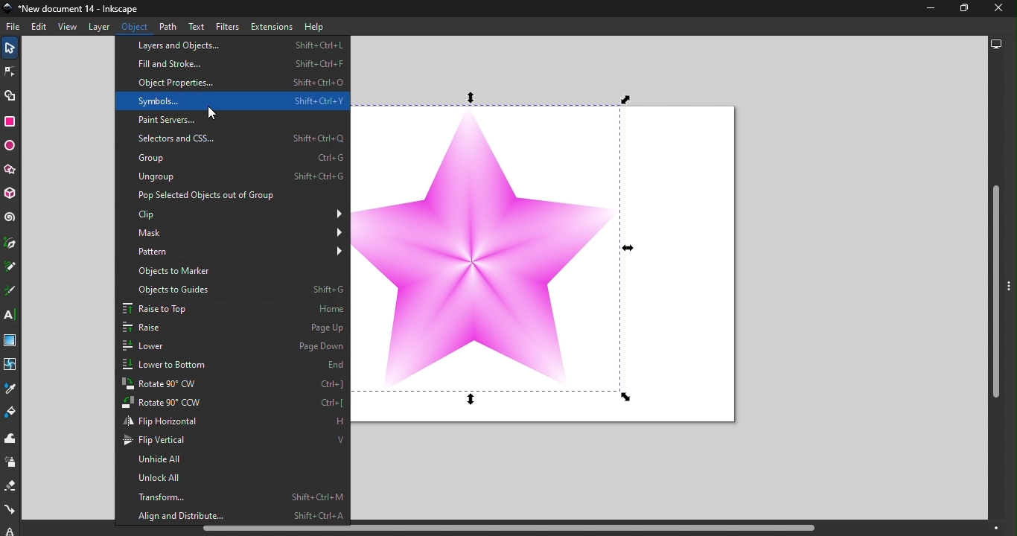 The width and height of the screenshot is (1017, 536). Describe the element at coordinates (75, 8) in the screenshot. I see `Document name` at that location.